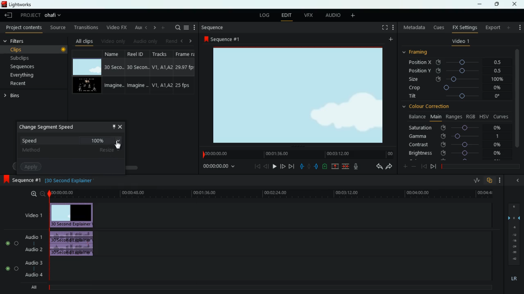 The height and width of the screenshot is (294, 524). Describe the element at coordinates (23, 28) in the screenshot. I see `project contents` at that location.